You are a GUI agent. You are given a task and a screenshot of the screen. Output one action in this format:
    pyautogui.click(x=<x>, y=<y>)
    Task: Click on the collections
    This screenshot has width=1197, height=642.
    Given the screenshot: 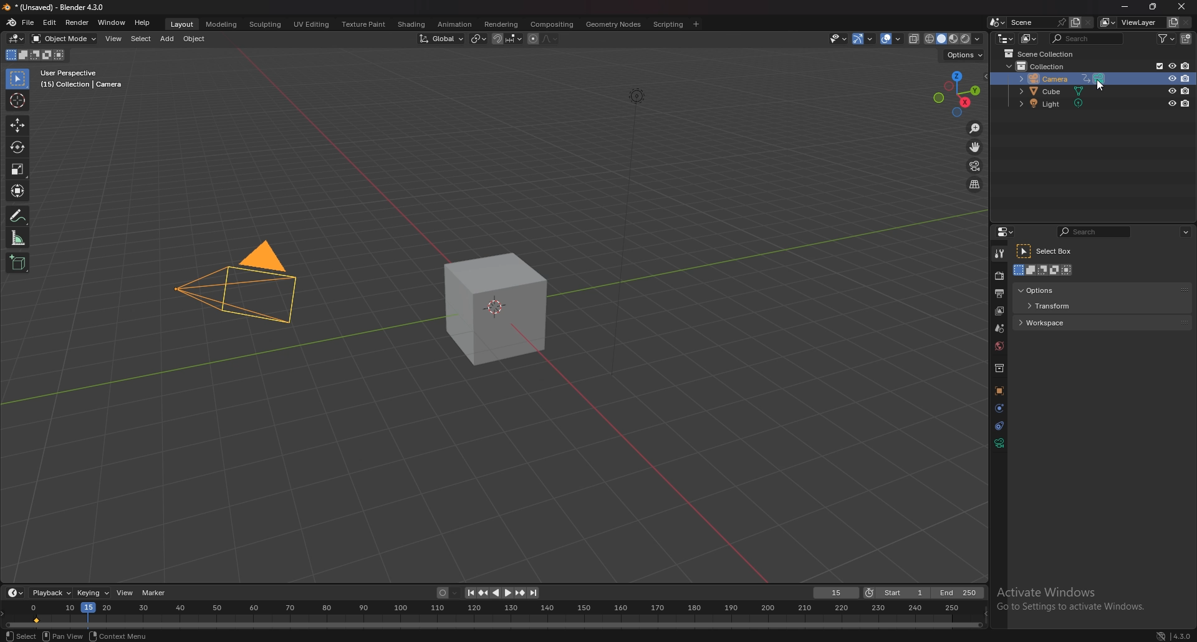 What is the action you would take?
    pyautogui.click(x=999, y=369)
    